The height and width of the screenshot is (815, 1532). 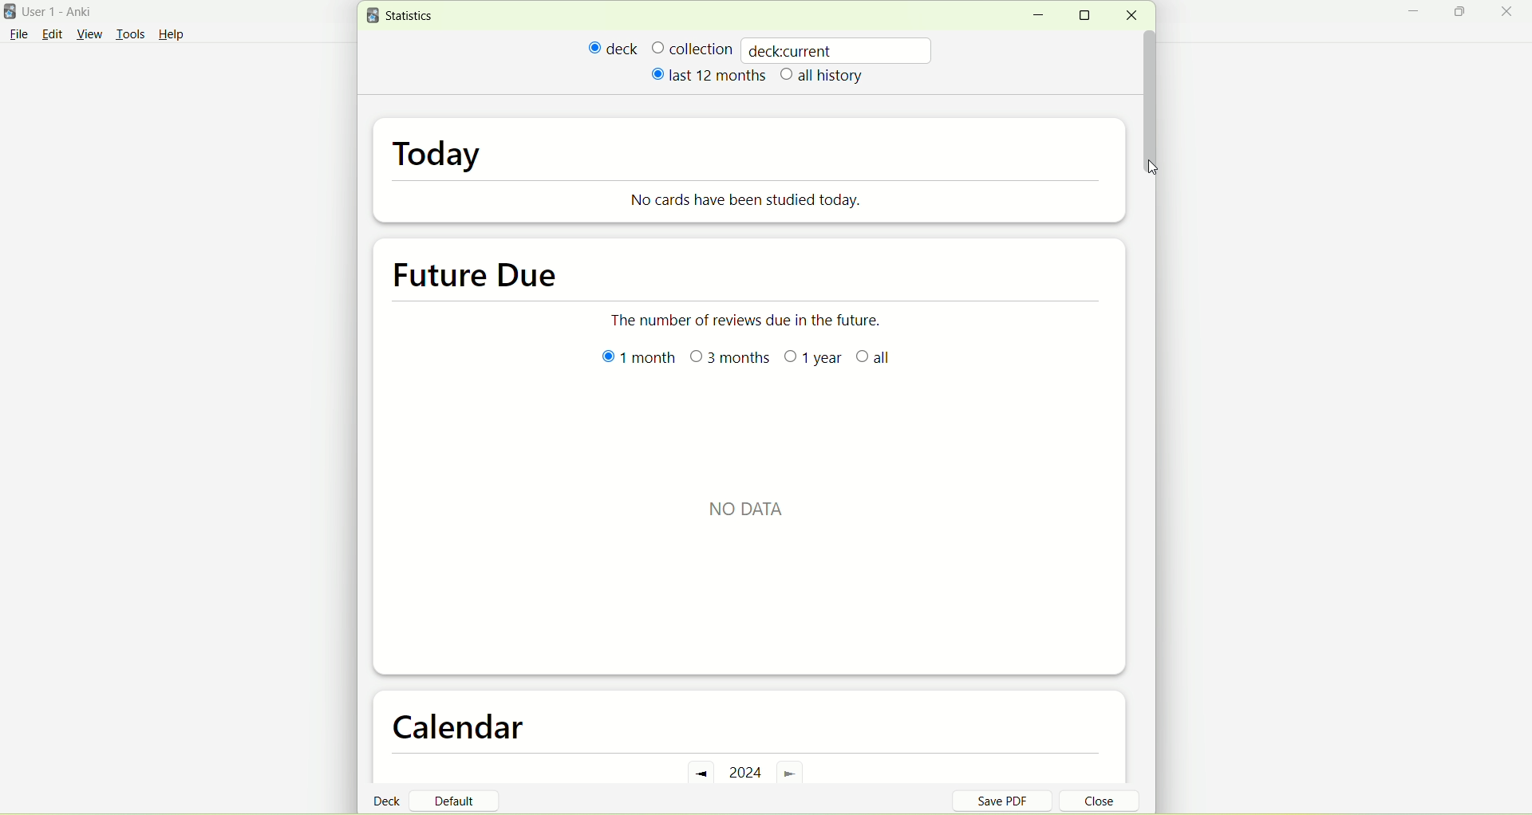 I want to click on today, so click(x=441, y=157).